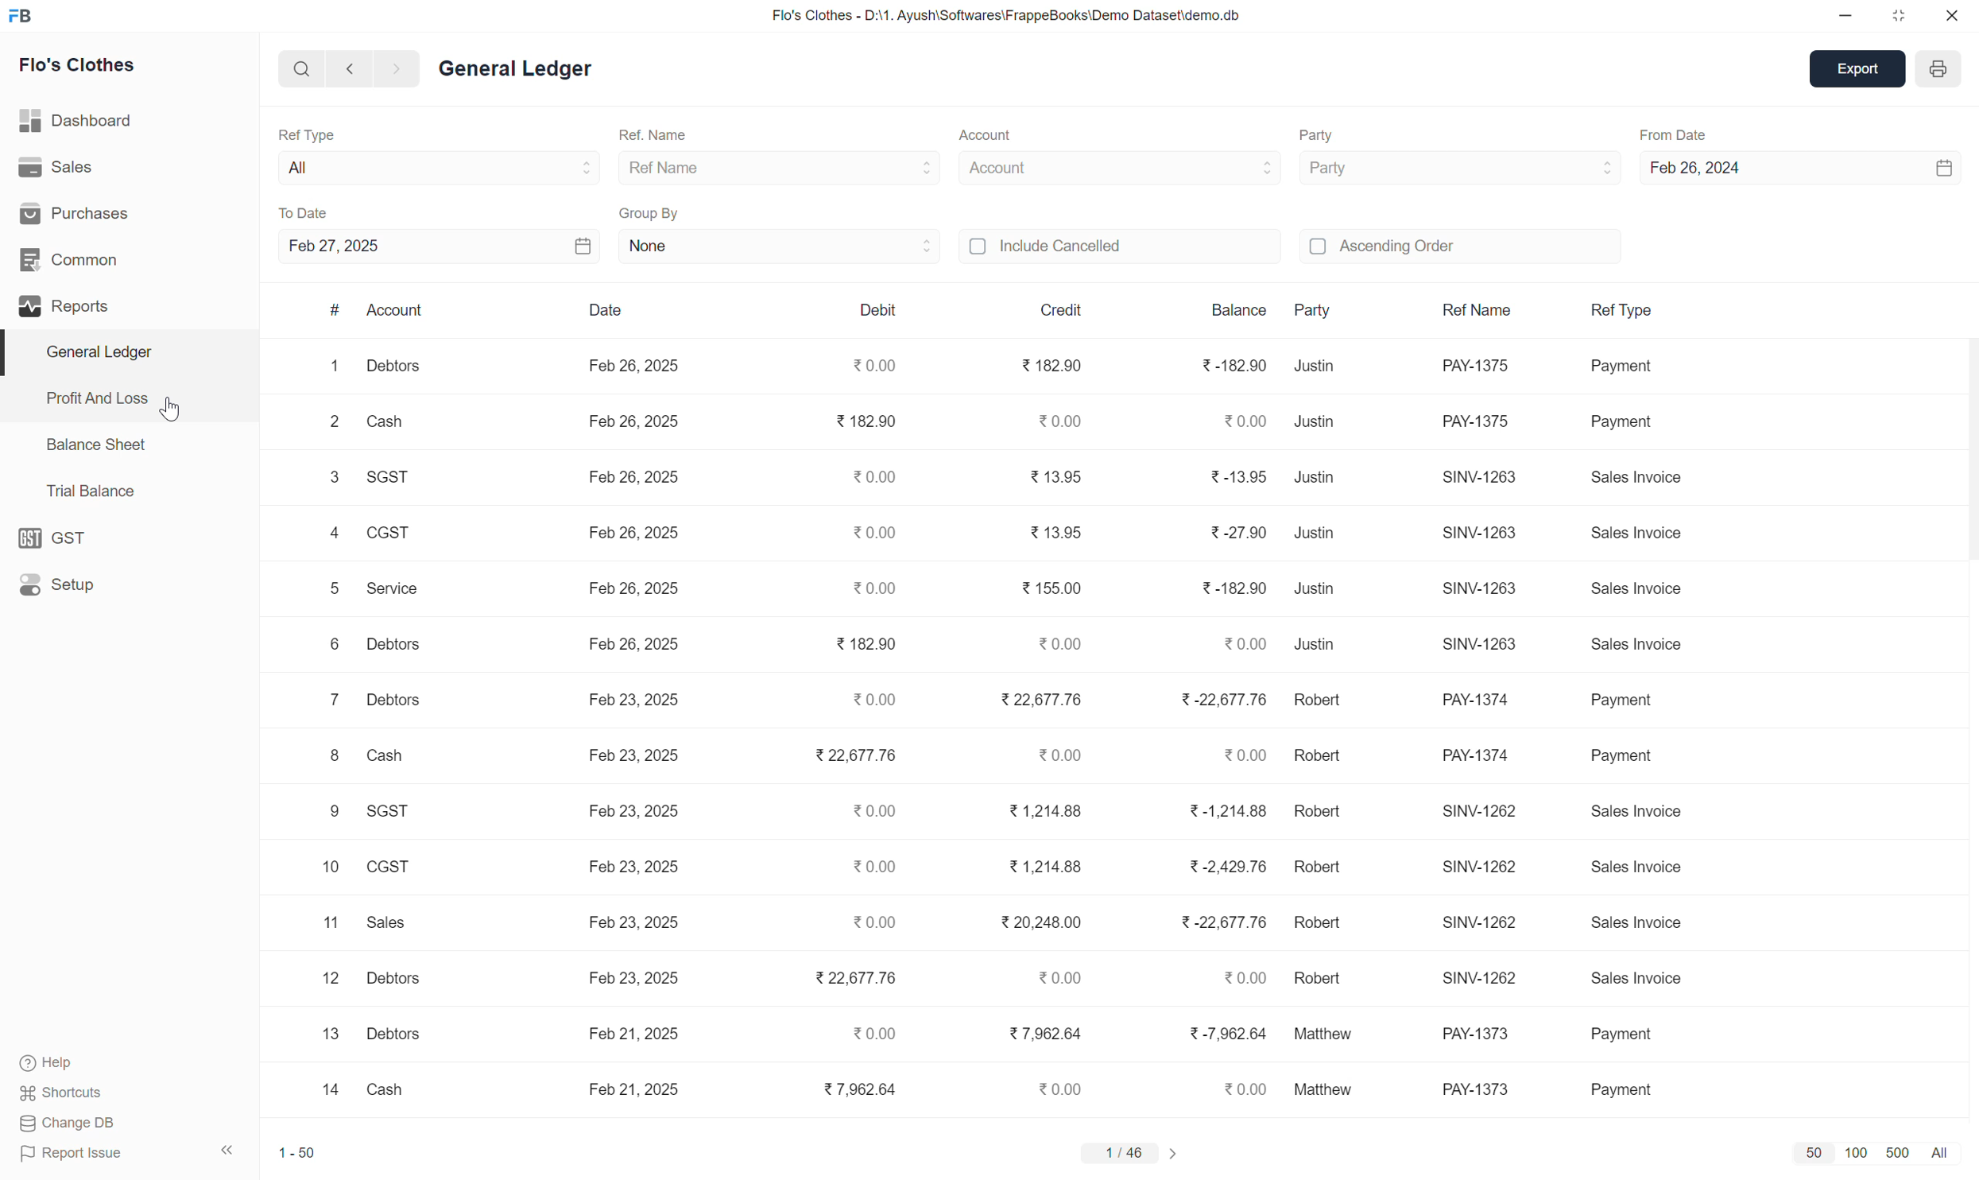 The image size is (1979, 1180). What do you see at coordinates (389, 701) in the screenshot?
I see `Debtors` at bounding box center [389, 701].